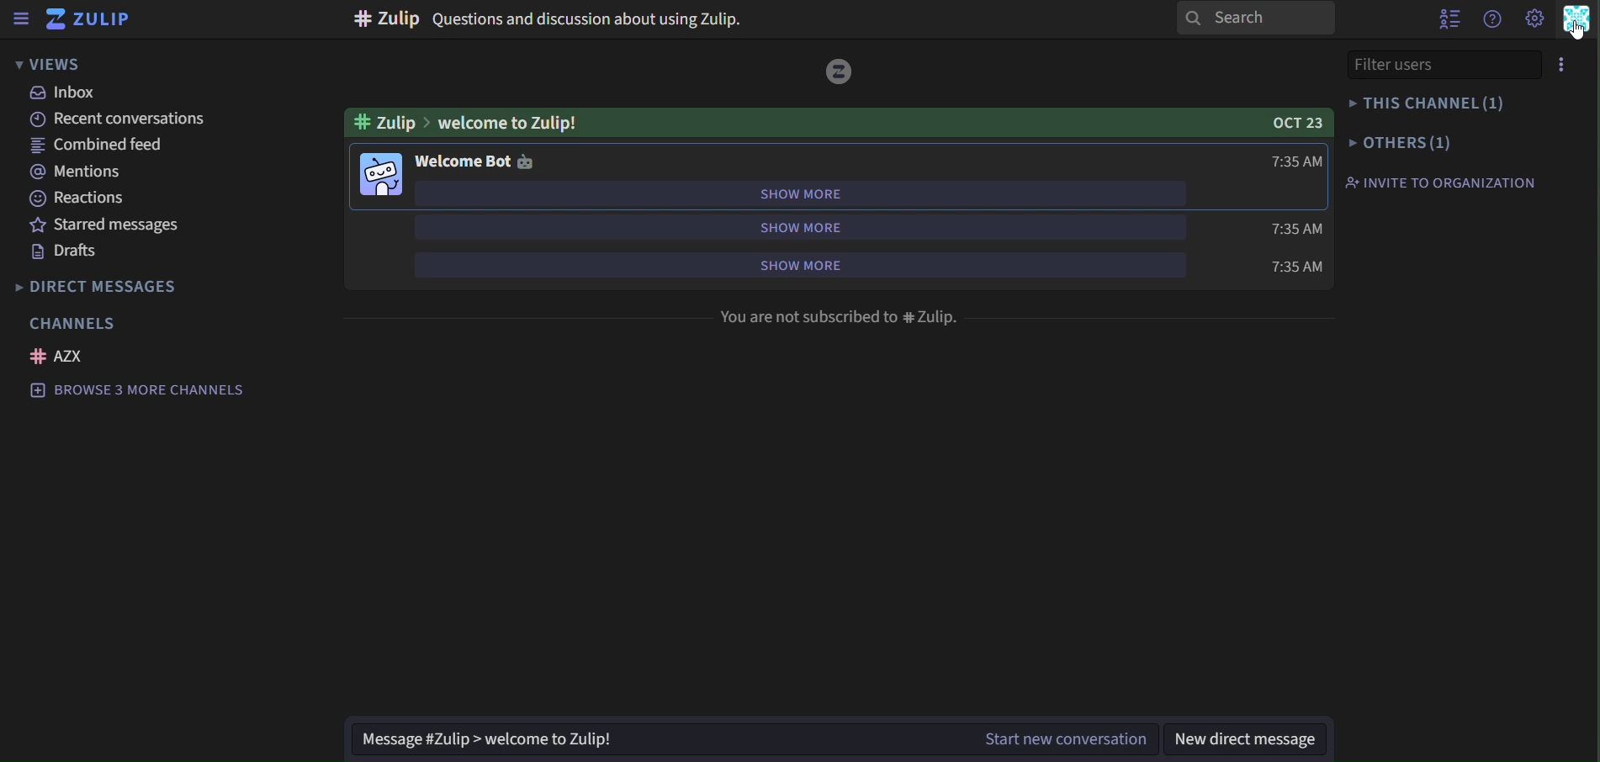 The image size is (1600, 762). Describe the element at coordinates (838, 317) in the screenshot. I see `You are not subscribed to # Zulip.` at that location.